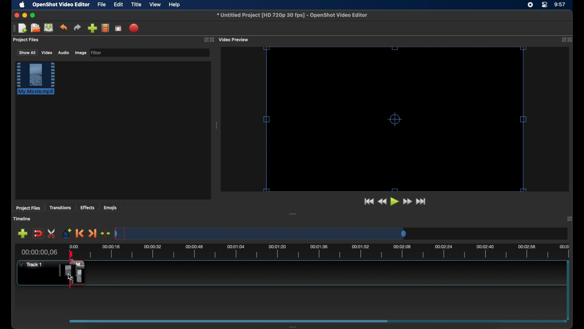 The image size is (584, 329). Describe the element at coordinates (105, 233) in the screenshot. I see `center the playhead on the timeline` at that location.